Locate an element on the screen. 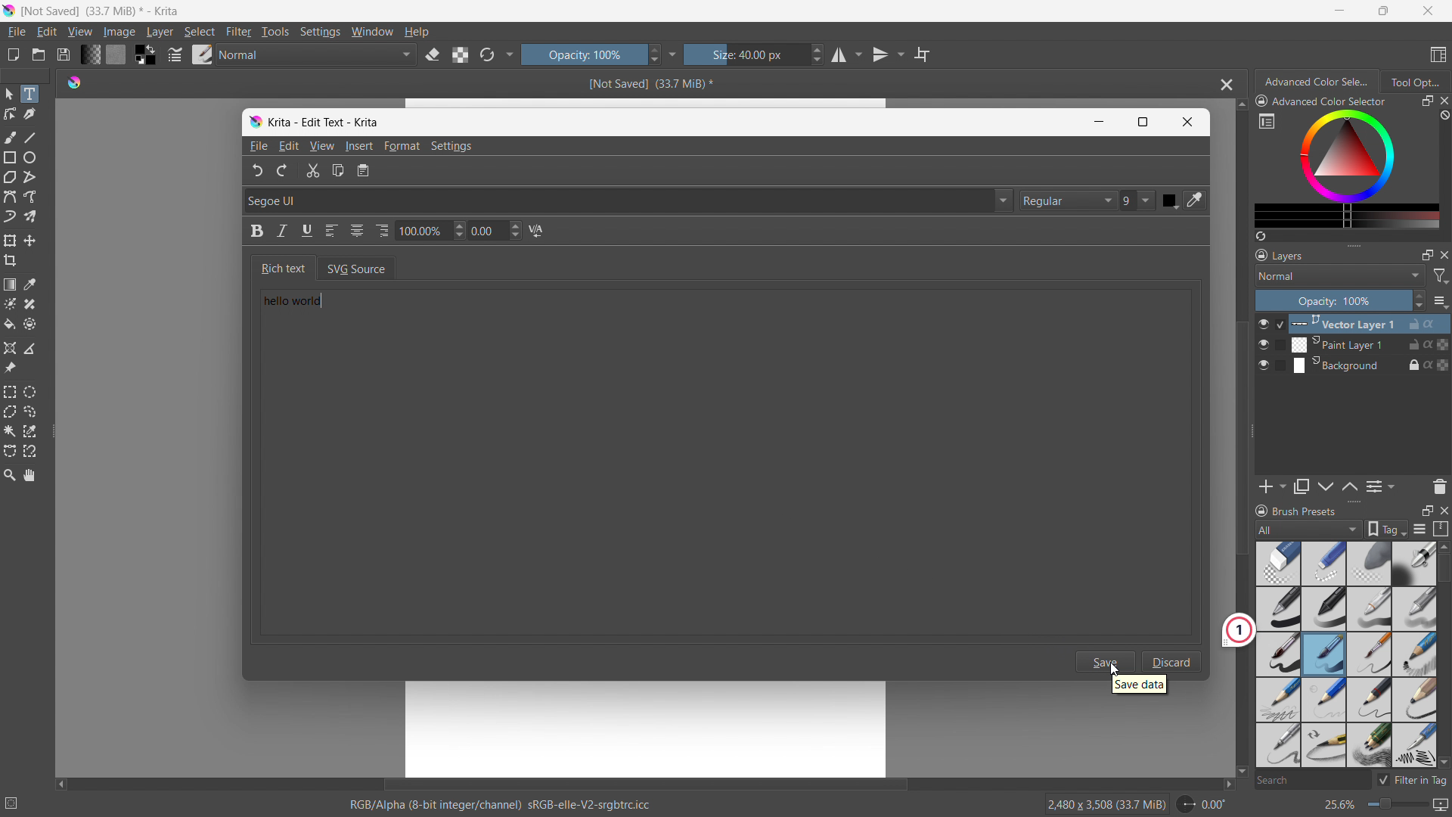 The height and width of the screenshot is (817, 1452). more settings is located at coordinates (1267, 120).